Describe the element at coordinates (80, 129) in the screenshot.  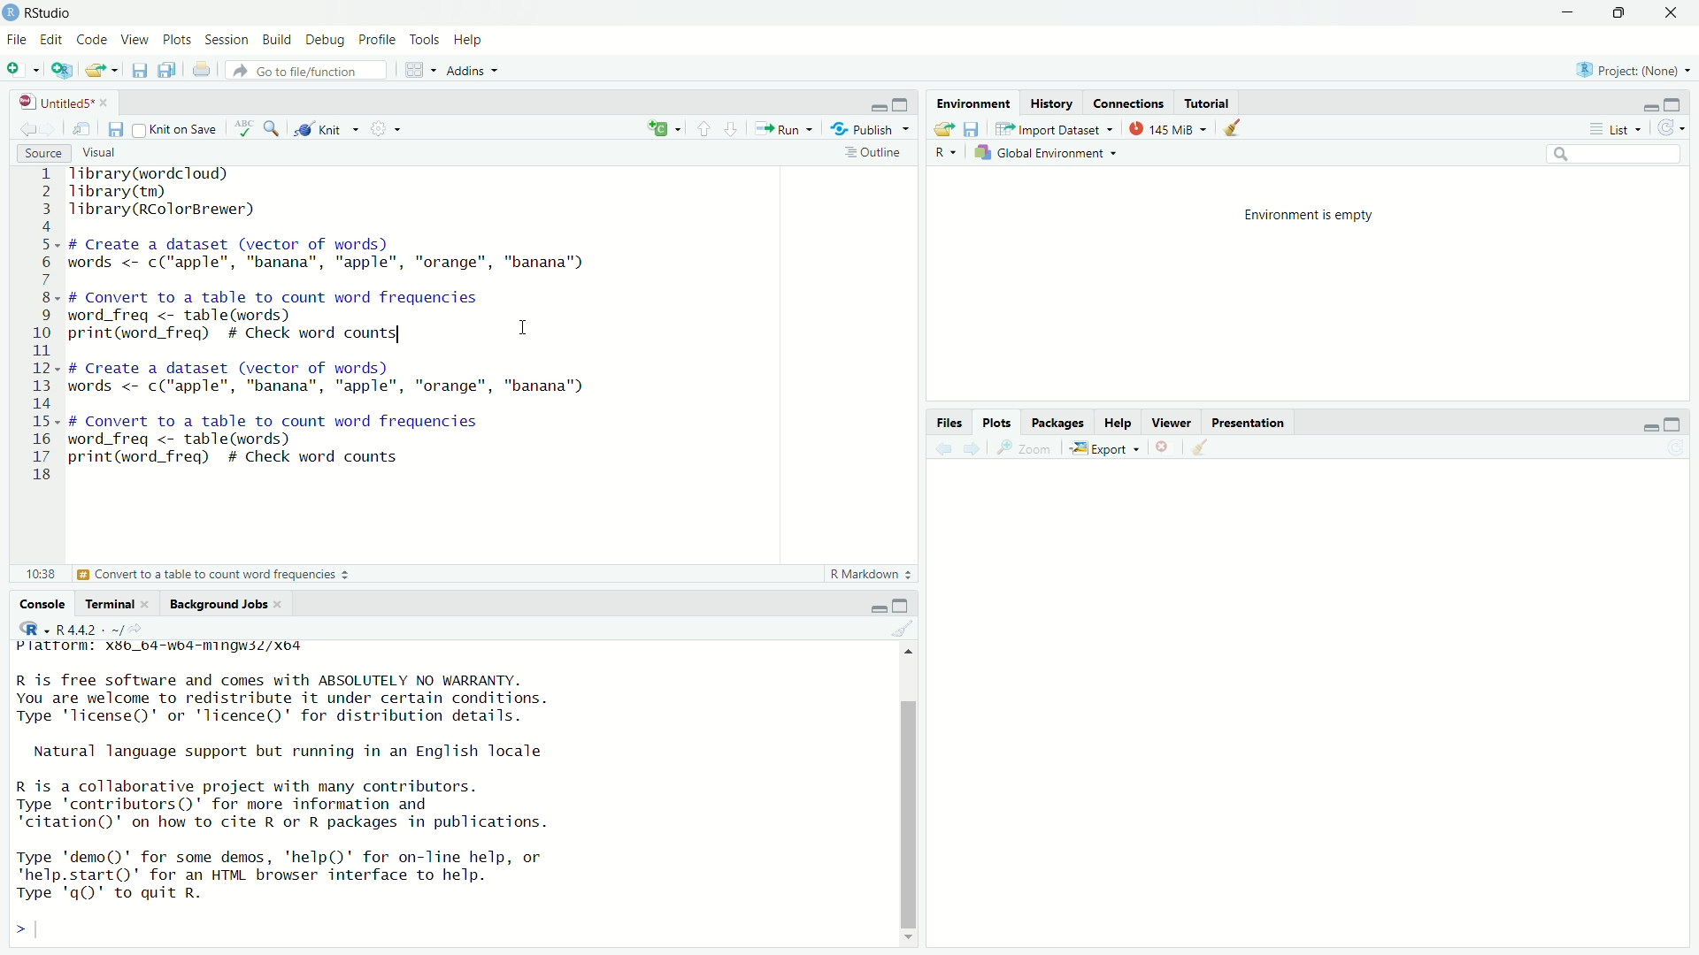
I see `Show in the new window` at that location.